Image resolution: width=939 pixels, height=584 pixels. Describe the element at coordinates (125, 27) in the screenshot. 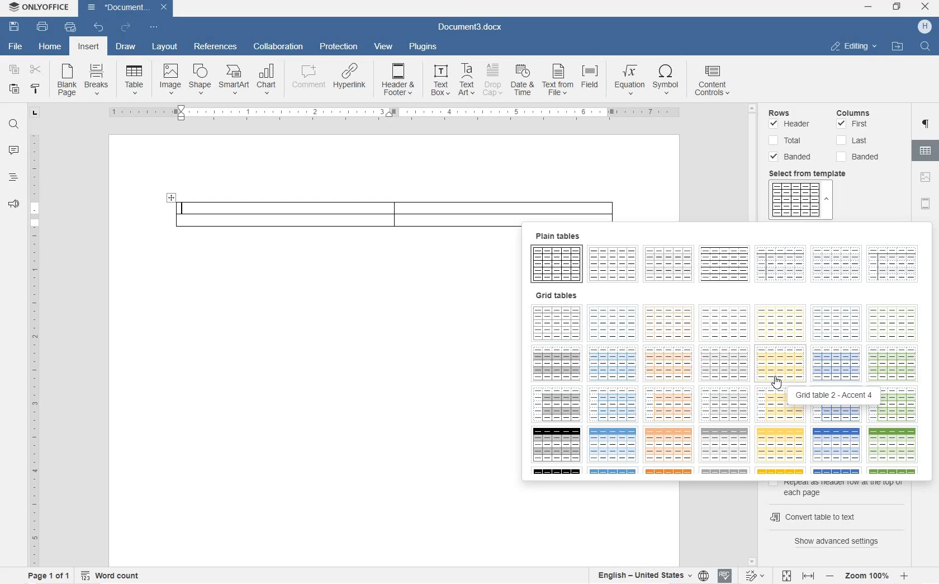

I see `REDO` at that location.